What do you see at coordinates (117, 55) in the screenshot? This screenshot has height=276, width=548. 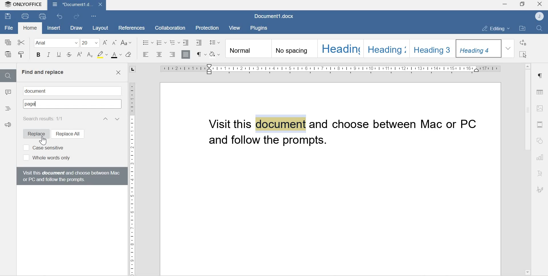 I see `font color` at bounding box center [117, 55].